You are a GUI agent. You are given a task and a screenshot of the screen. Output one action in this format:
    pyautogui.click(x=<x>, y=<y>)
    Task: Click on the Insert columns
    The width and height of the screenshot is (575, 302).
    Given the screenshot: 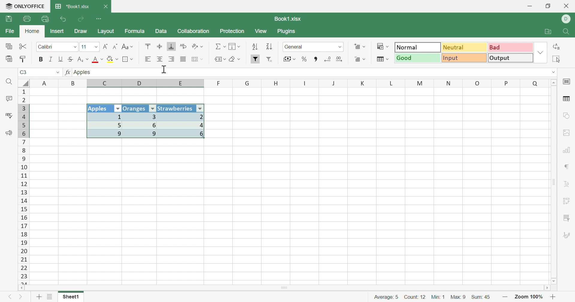 What is the action you would take?
    pyautogui.click(x=197, y=59)
    